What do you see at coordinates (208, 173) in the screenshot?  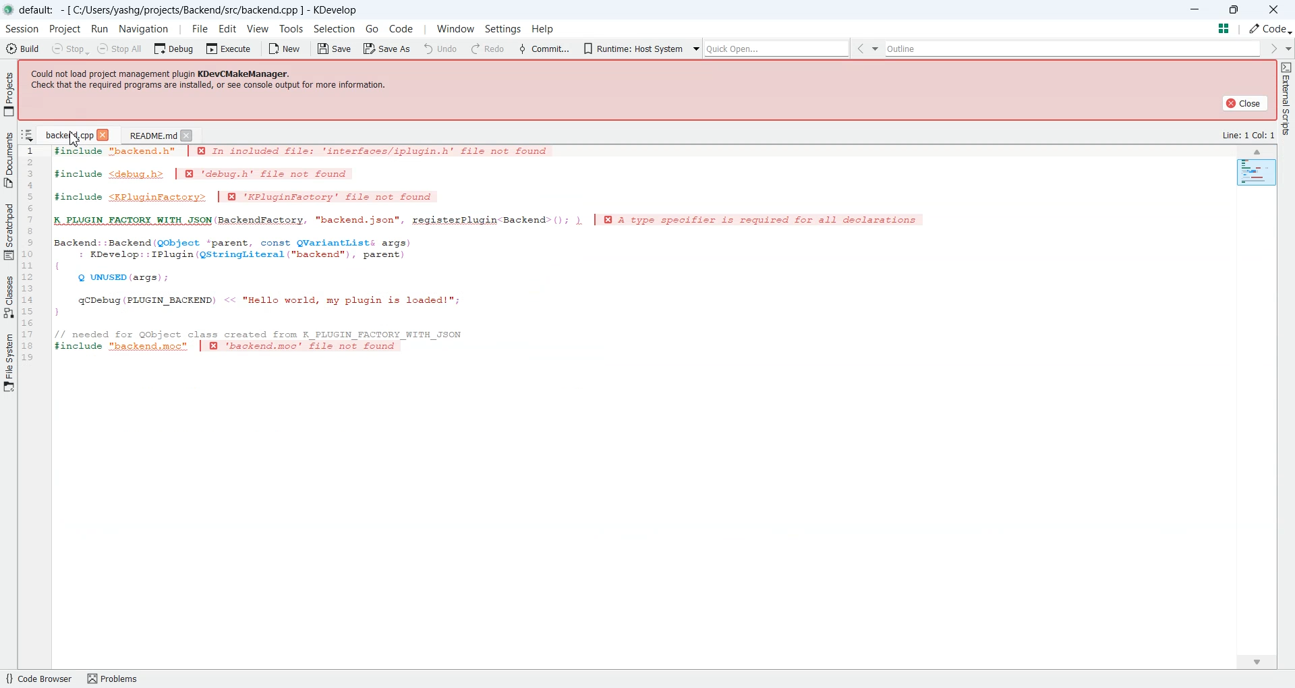 I see `$include <debug.h> | 'debug.h' file not found` at bounding box center [208, 173].